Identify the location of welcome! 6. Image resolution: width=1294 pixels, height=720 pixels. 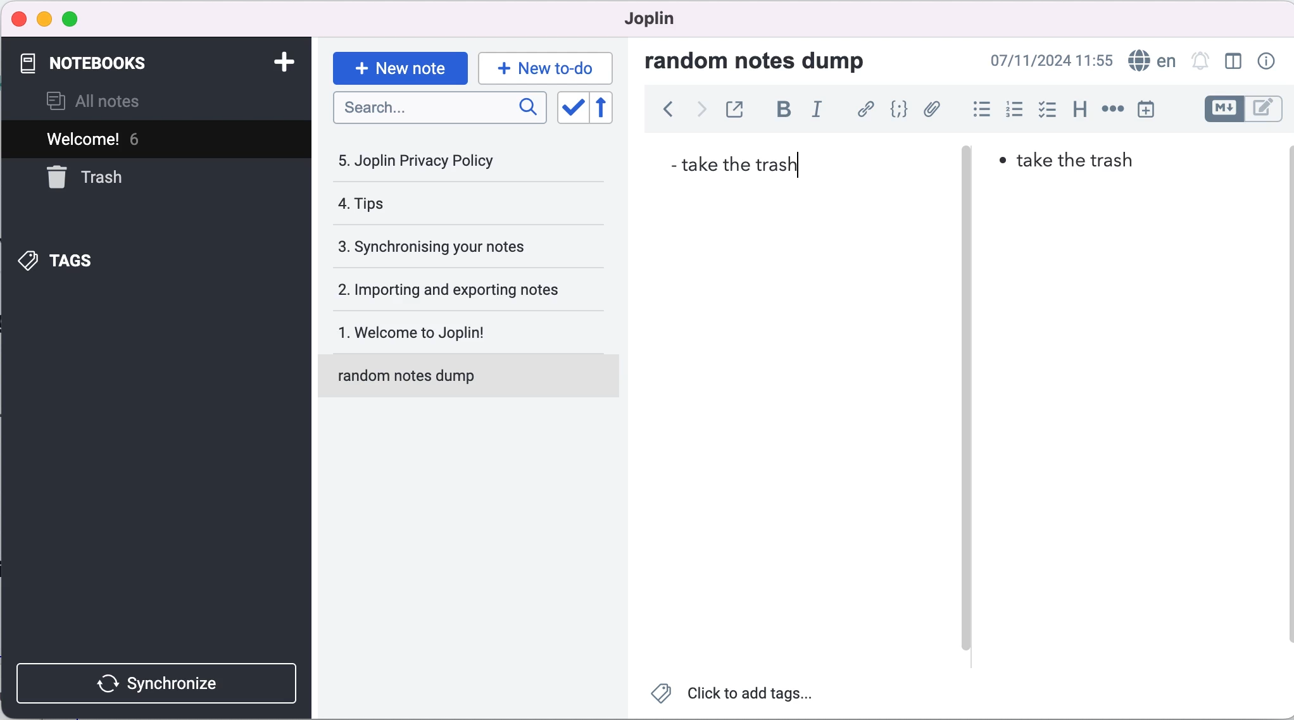
(122, 138).